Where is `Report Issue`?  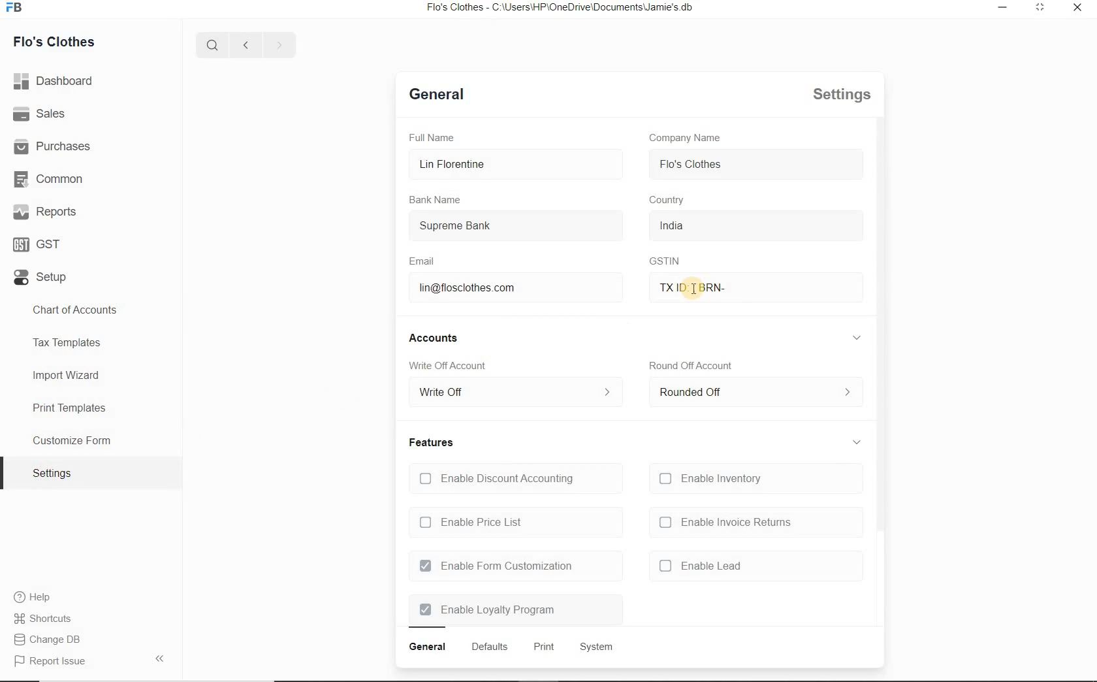 Report Issue is located at coordinates (54, 641).